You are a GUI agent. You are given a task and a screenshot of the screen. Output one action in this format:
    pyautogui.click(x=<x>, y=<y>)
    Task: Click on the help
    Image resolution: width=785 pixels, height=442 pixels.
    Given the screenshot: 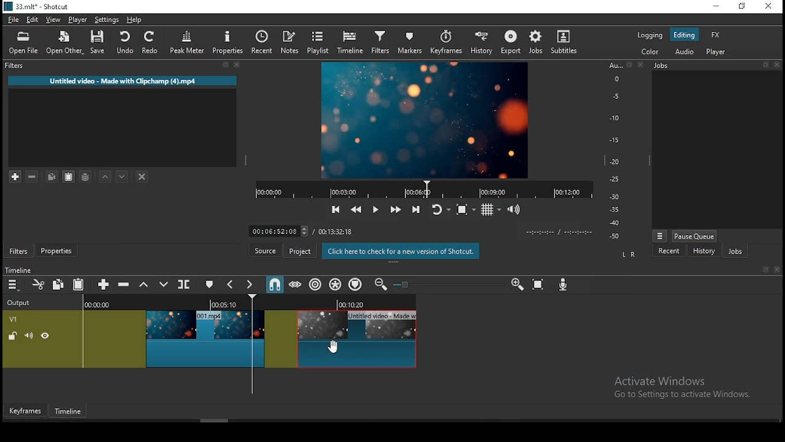 What is the action you would take?
    pyautogui.click(x=134, y=18)
    